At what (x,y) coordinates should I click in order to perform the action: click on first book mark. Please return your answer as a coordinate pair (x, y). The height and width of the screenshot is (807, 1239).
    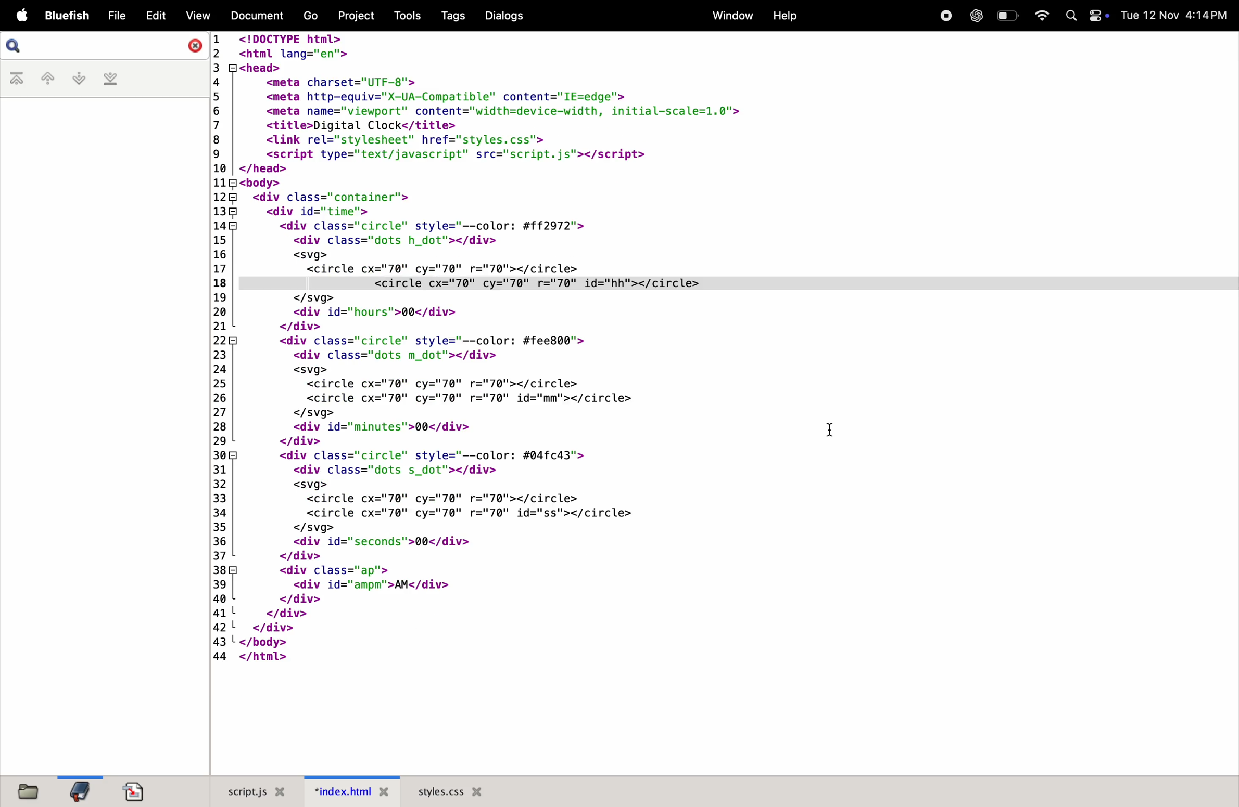
    Looking at the image, I should click on (17, 79).